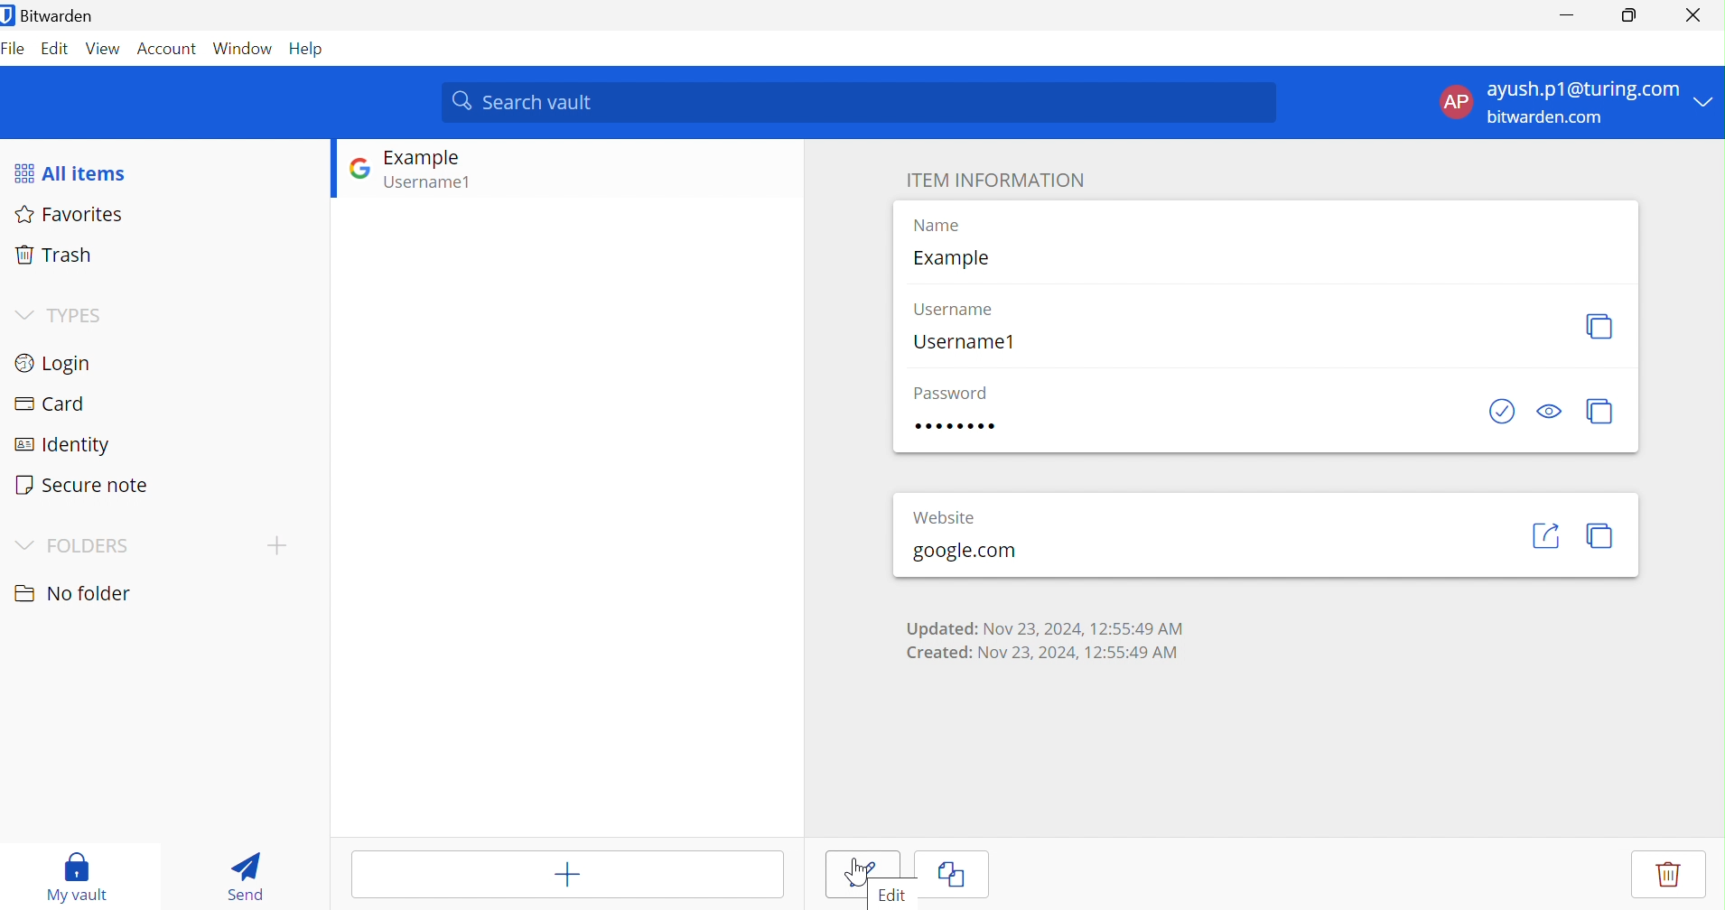 The width and height of the screenshot is (1725, 910). Describe the element at coordinates (75, 216) in the screenshot. I see `Favorites` at that location.